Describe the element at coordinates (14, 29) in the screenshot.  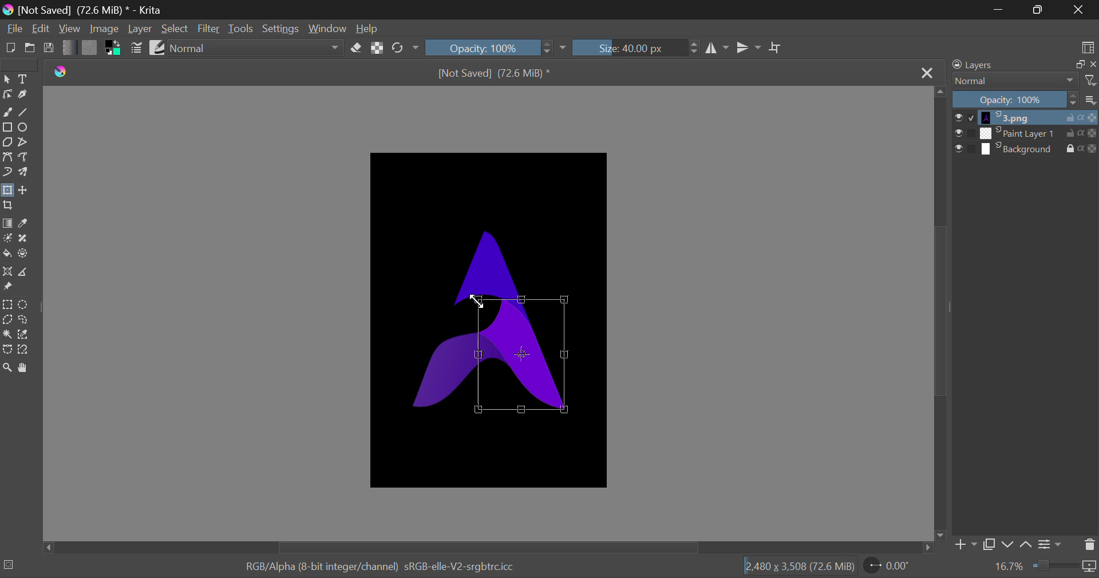
I see `File` at that location.